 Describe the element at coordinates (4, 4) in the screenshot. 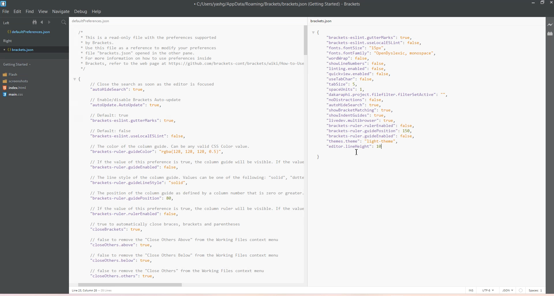

I see `Bracket log` at that location.